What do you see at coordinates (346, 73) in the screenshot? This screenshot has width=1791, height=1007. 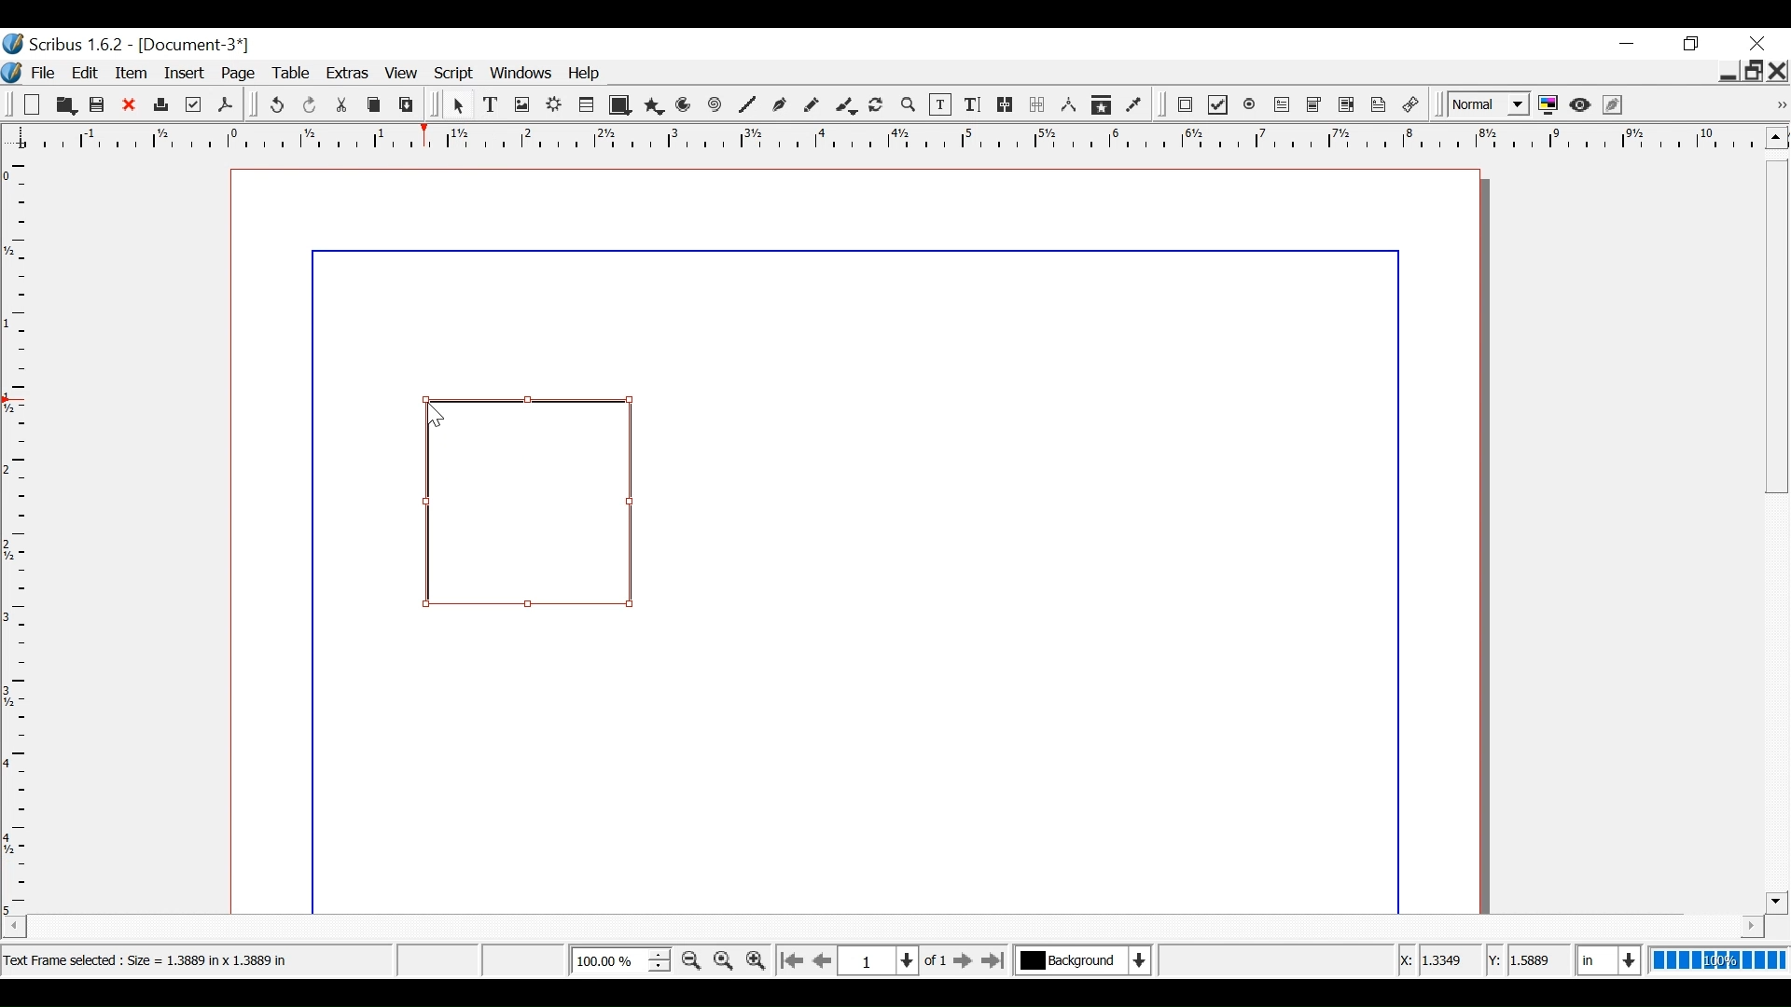 I see `Extras` at bounding box center [346, 73].